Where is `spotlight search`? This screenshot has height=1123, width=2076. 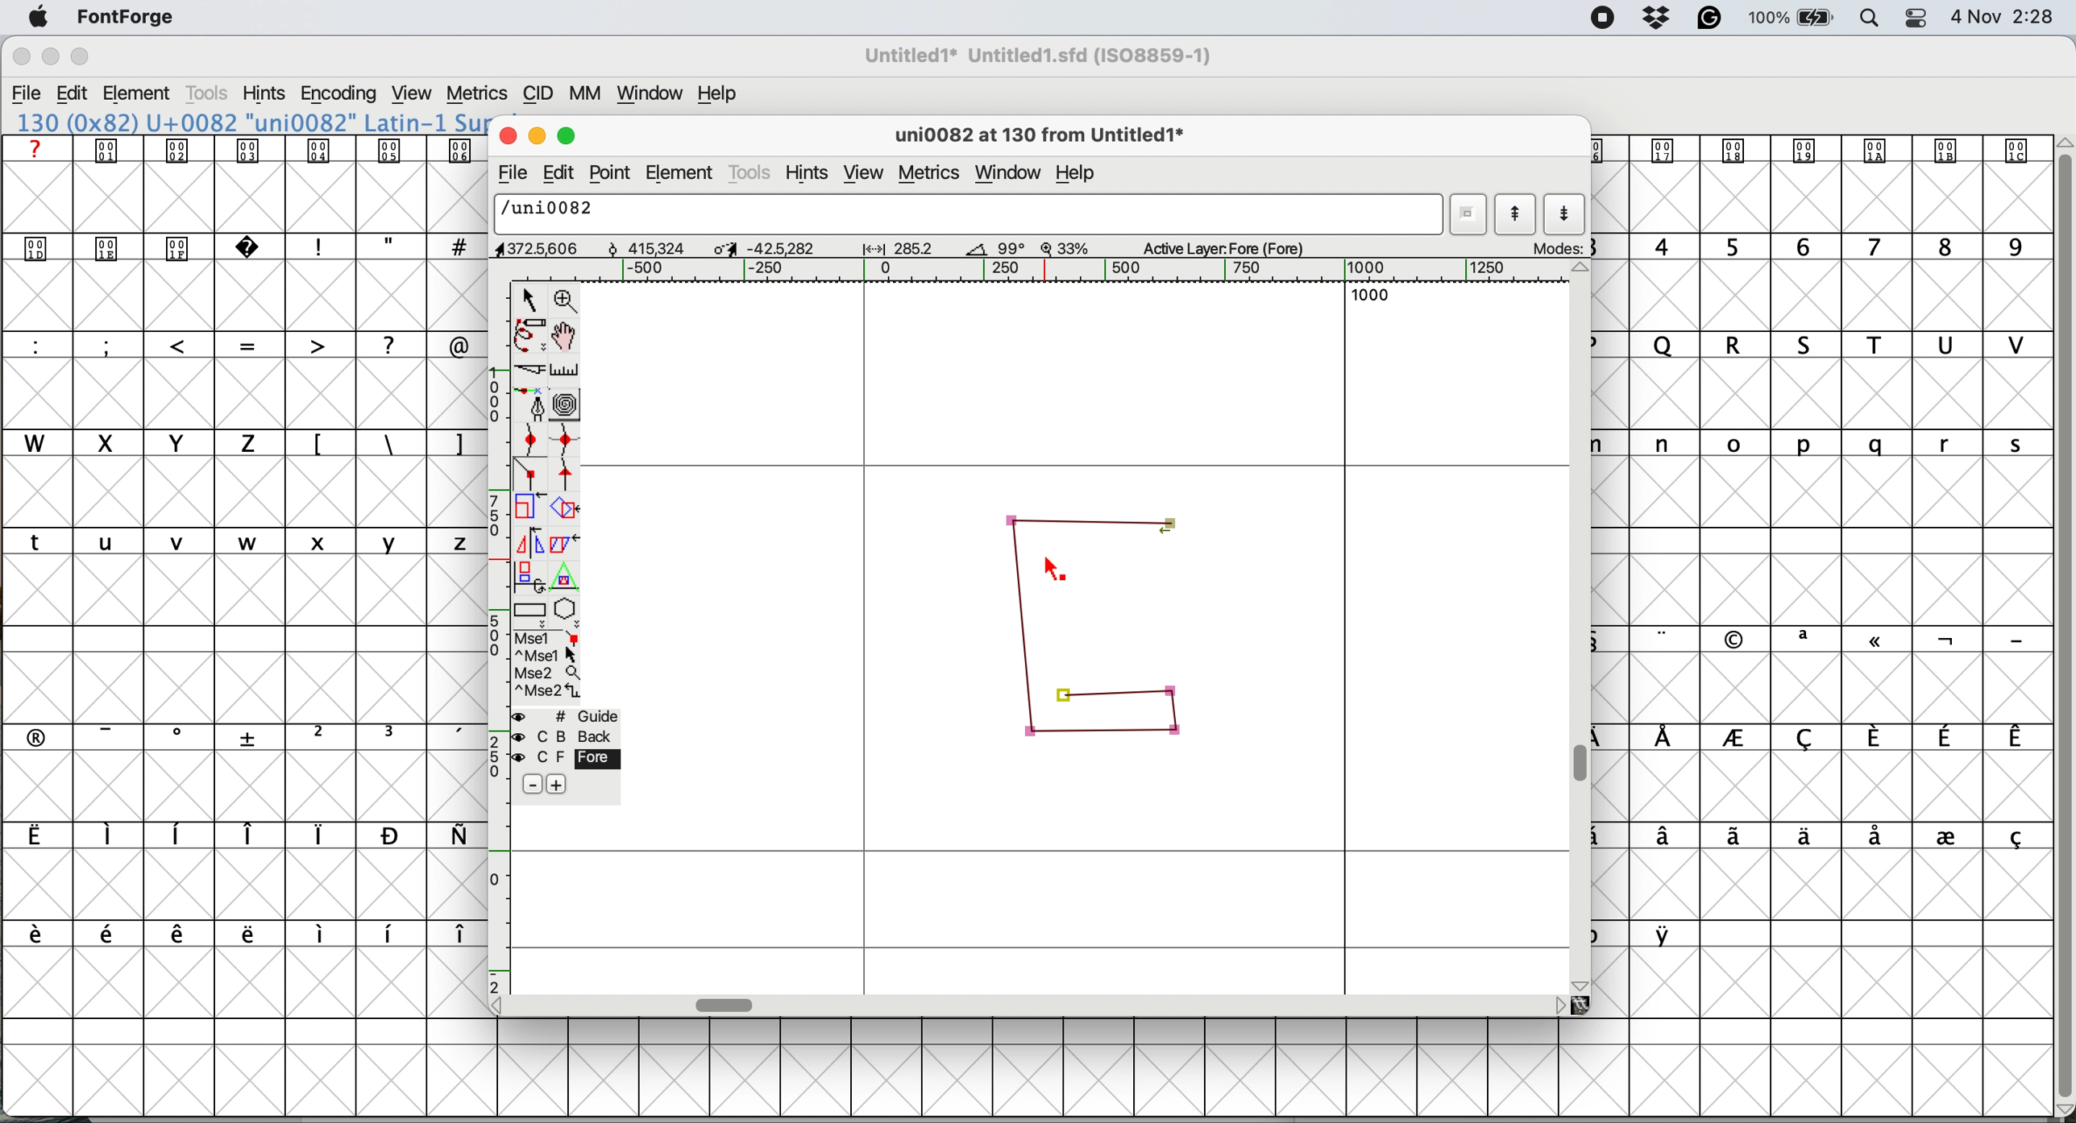 spotlight search is located at coordinates (1866, 20).